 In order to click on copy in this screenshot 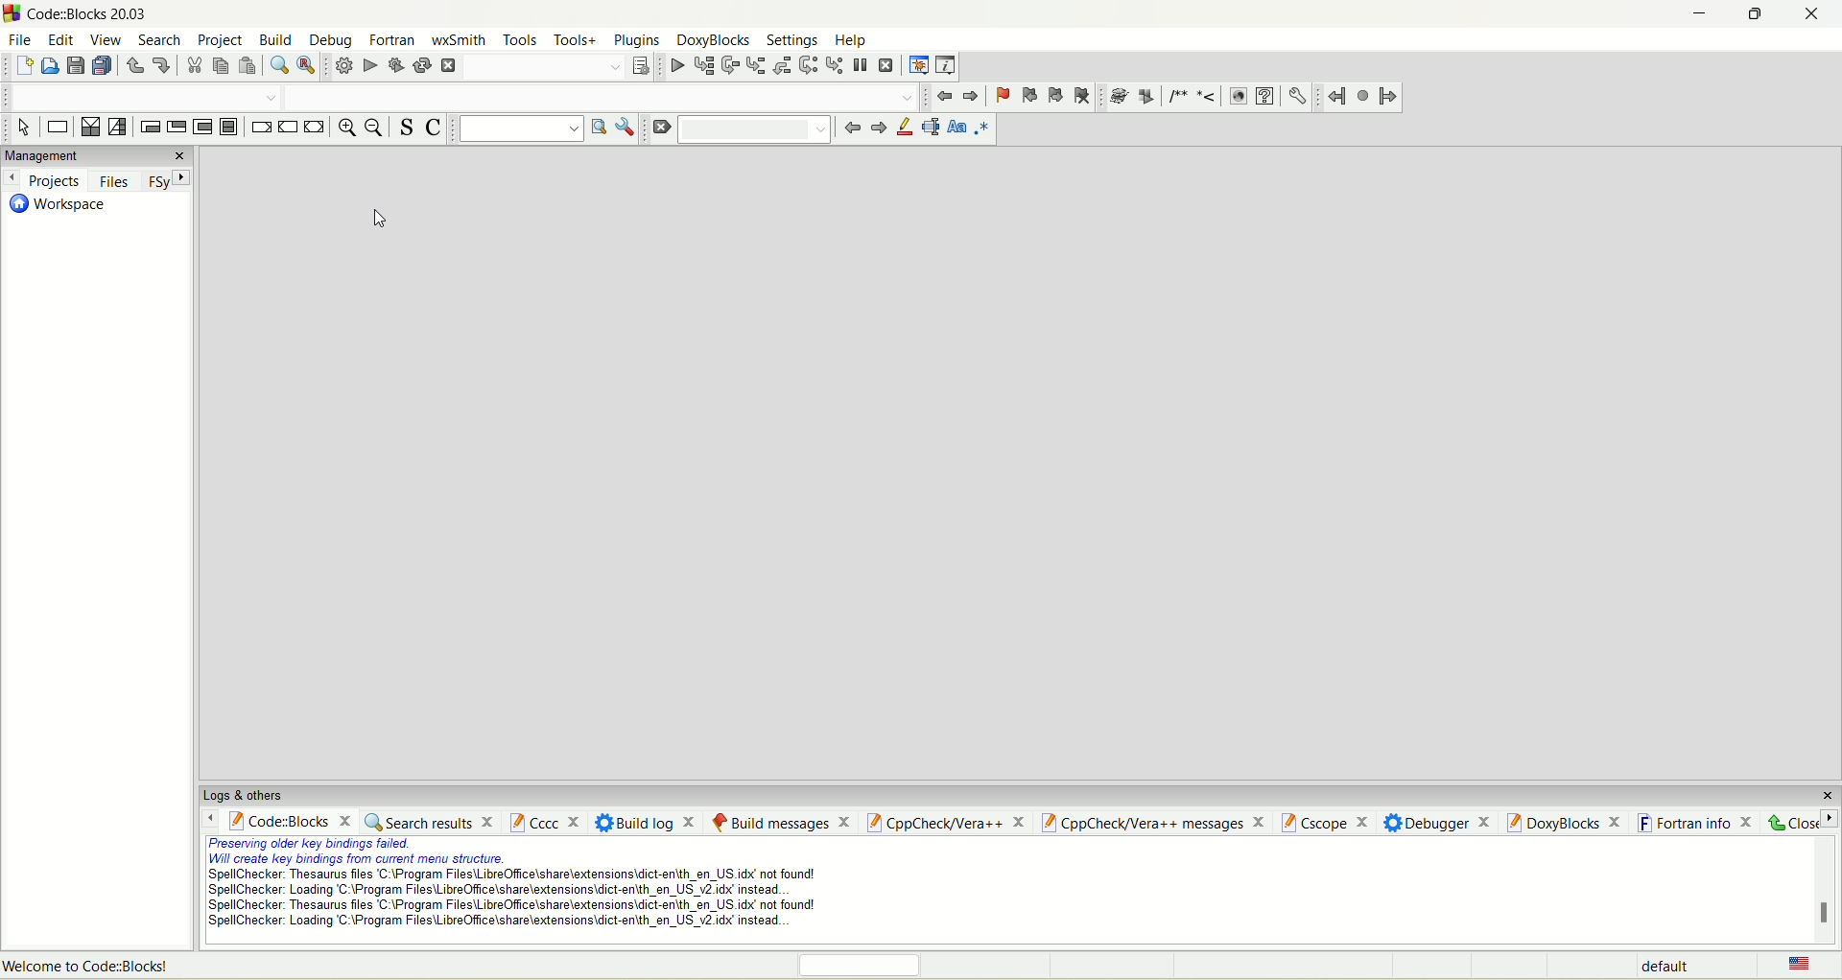, I will do `click(223, 66)`.